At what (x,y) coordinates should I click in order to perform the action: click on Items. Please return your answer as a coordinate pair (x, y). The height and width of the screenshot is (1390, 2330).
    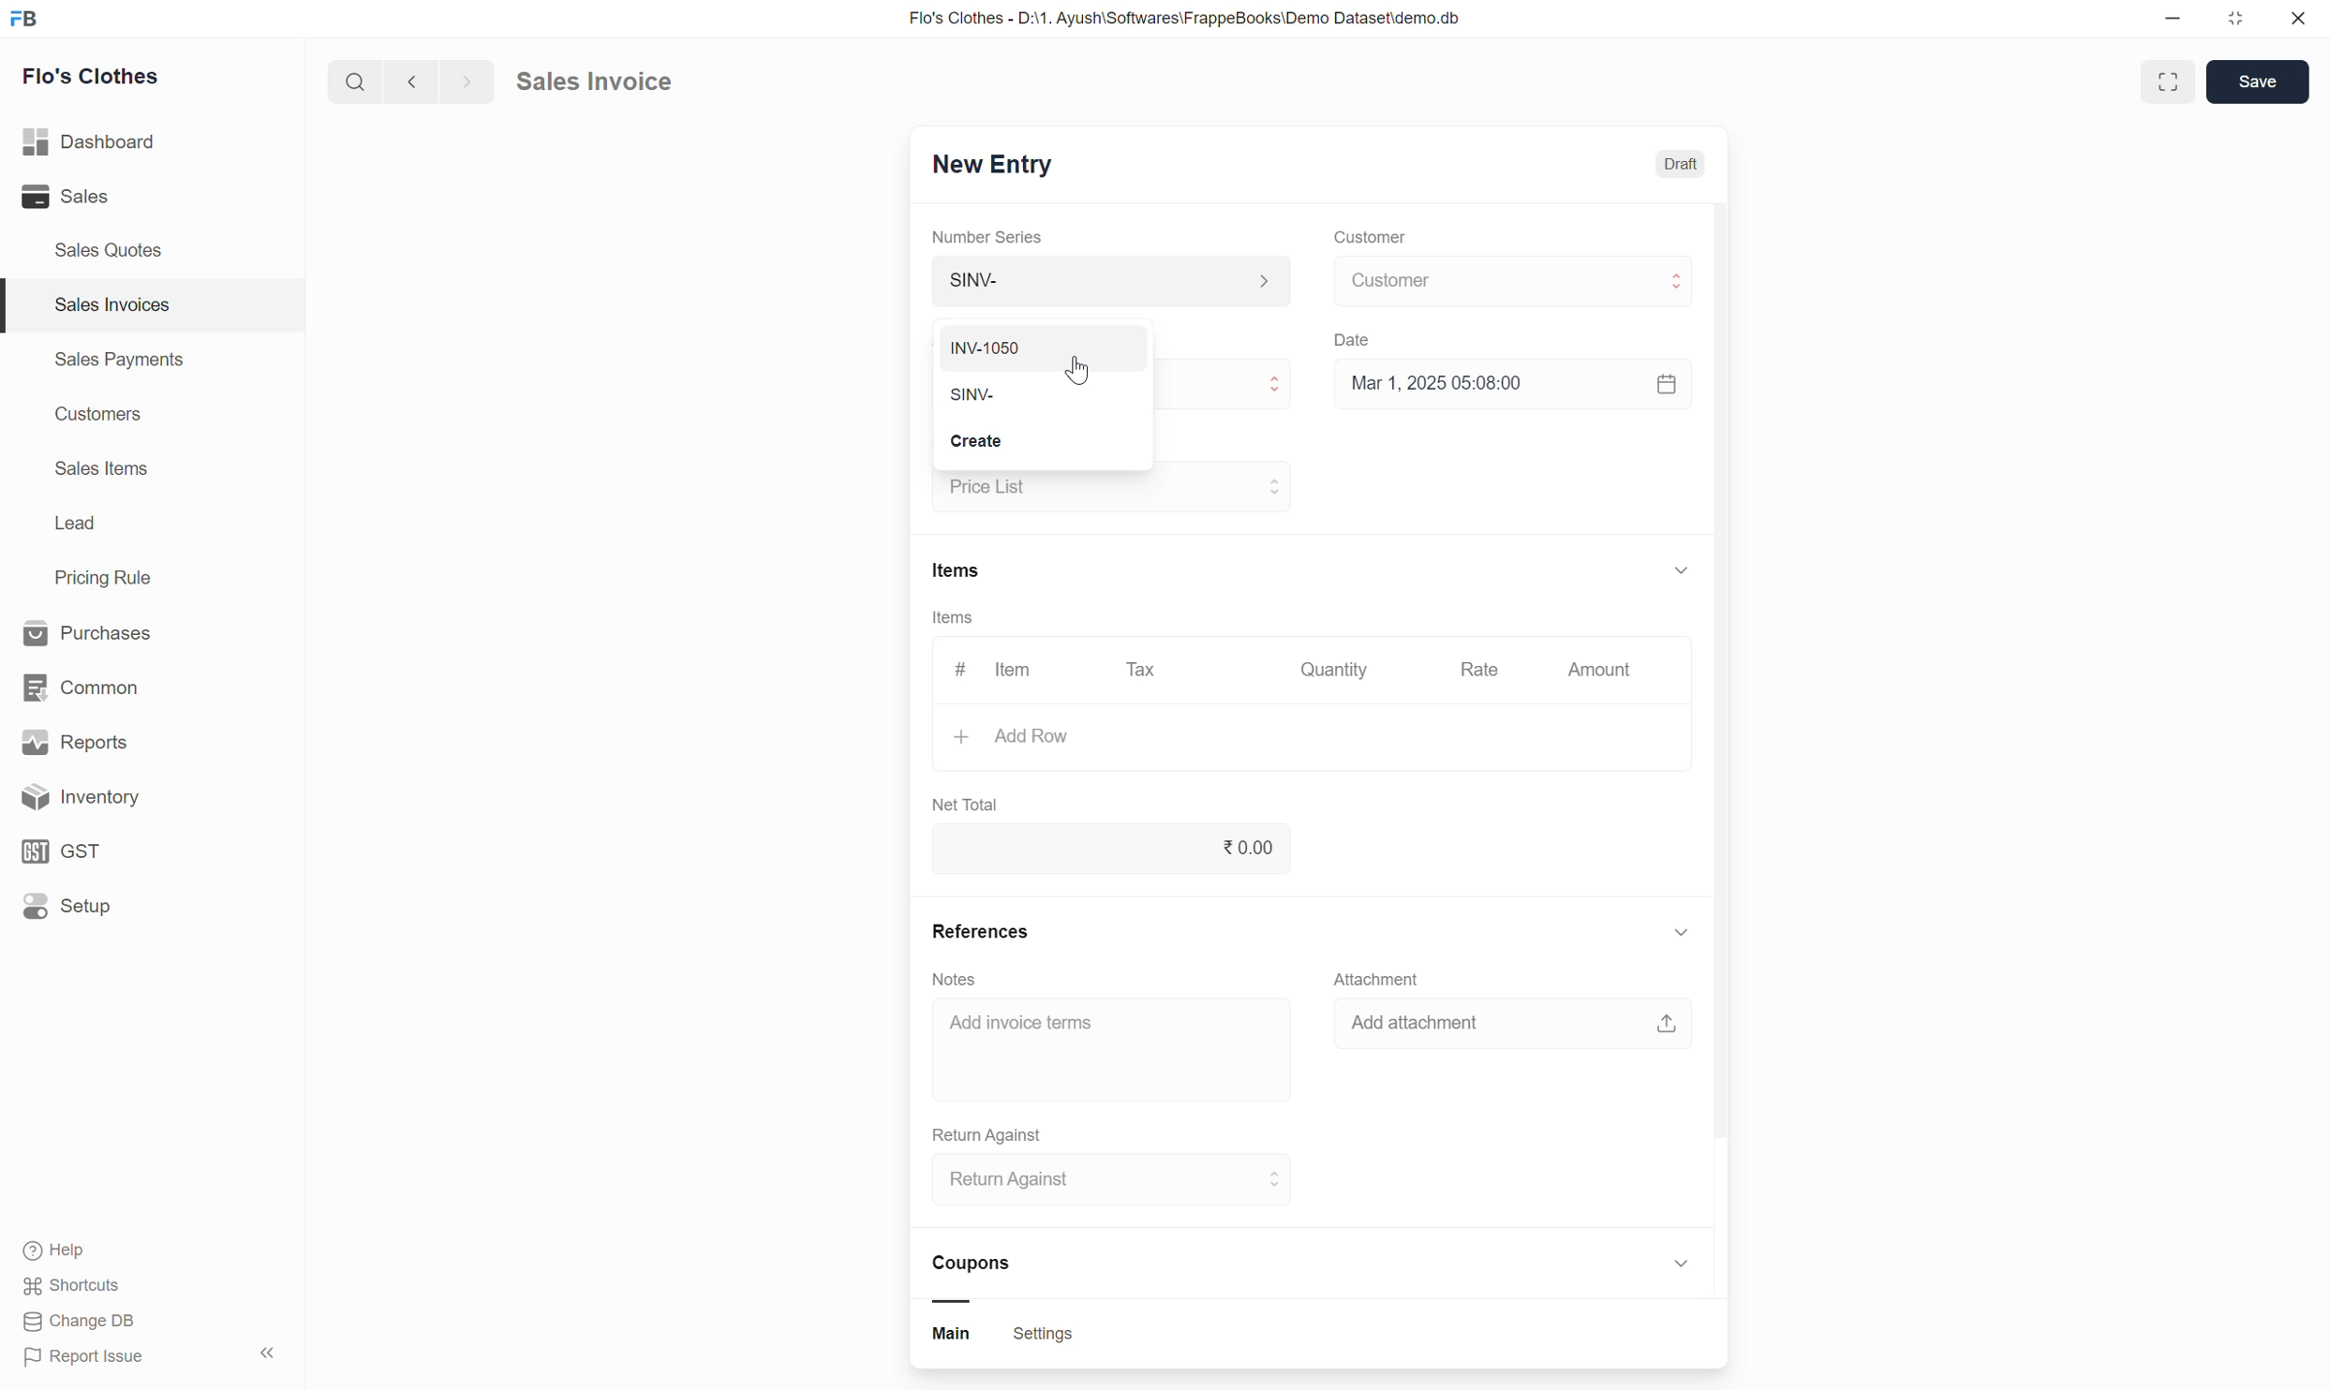
    Looking at the image, I should click on (956, 569).